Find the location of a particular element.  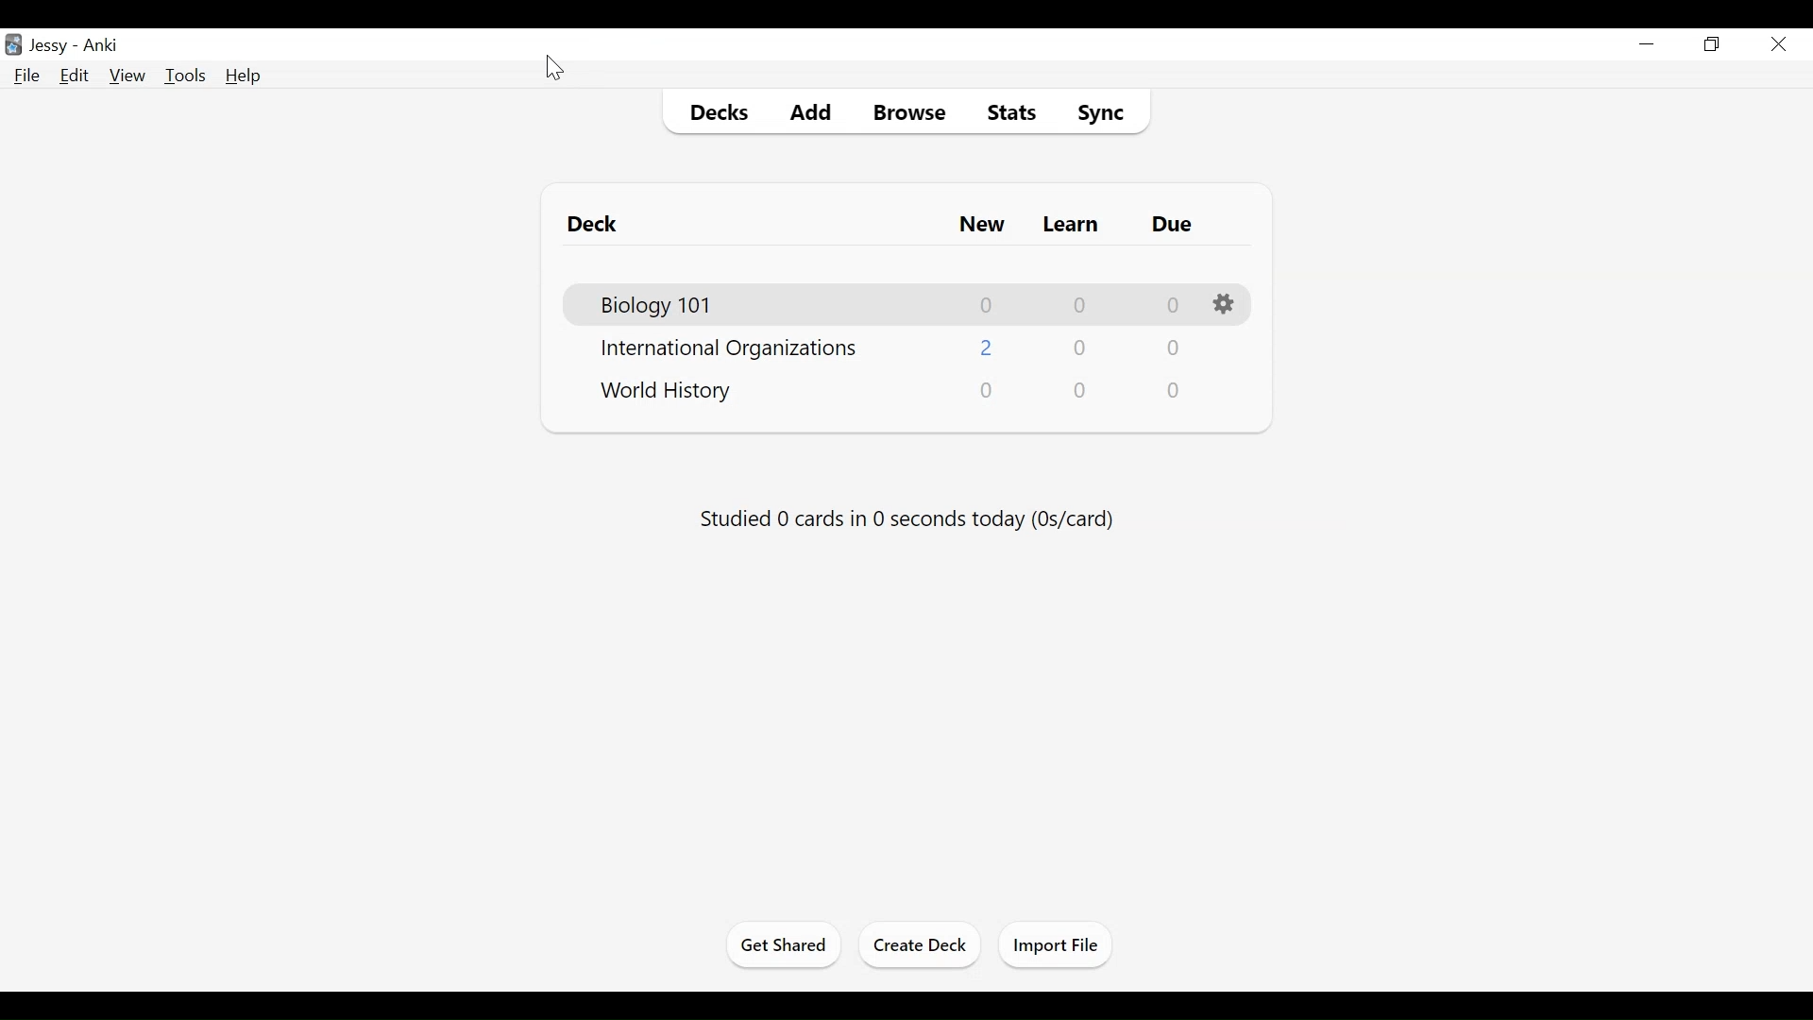

File is located at coordinates (27, 75).